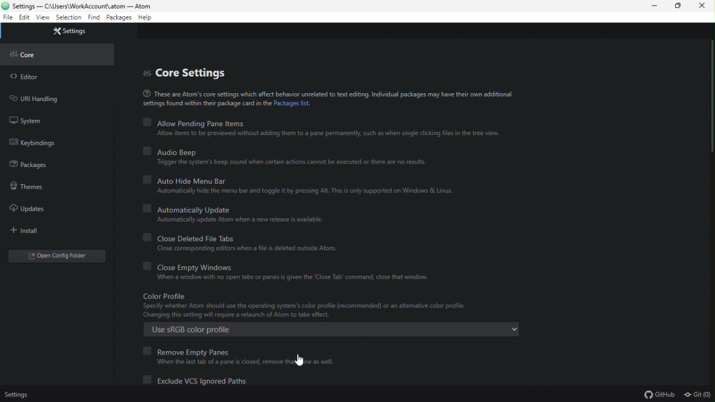  Describe the element at coordinates (327, 98) in the screenshot. I see `text` at that location.